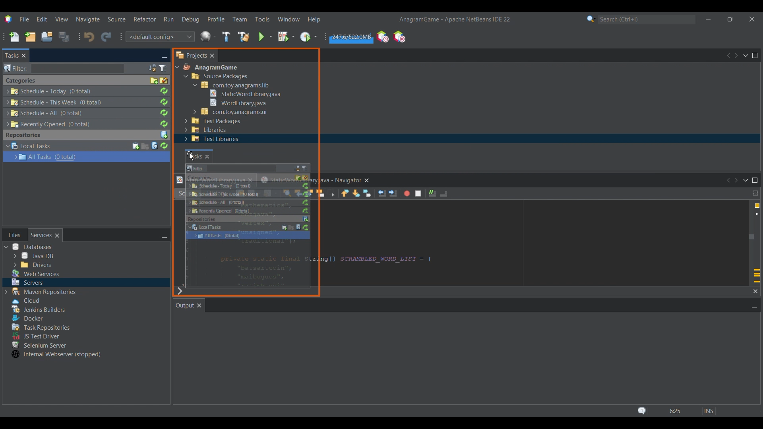 The width and height of the screenshot is (763, 429). Describe the element at coordinates (454, 20) in the screenshot. I see `Software name and version` at that location.